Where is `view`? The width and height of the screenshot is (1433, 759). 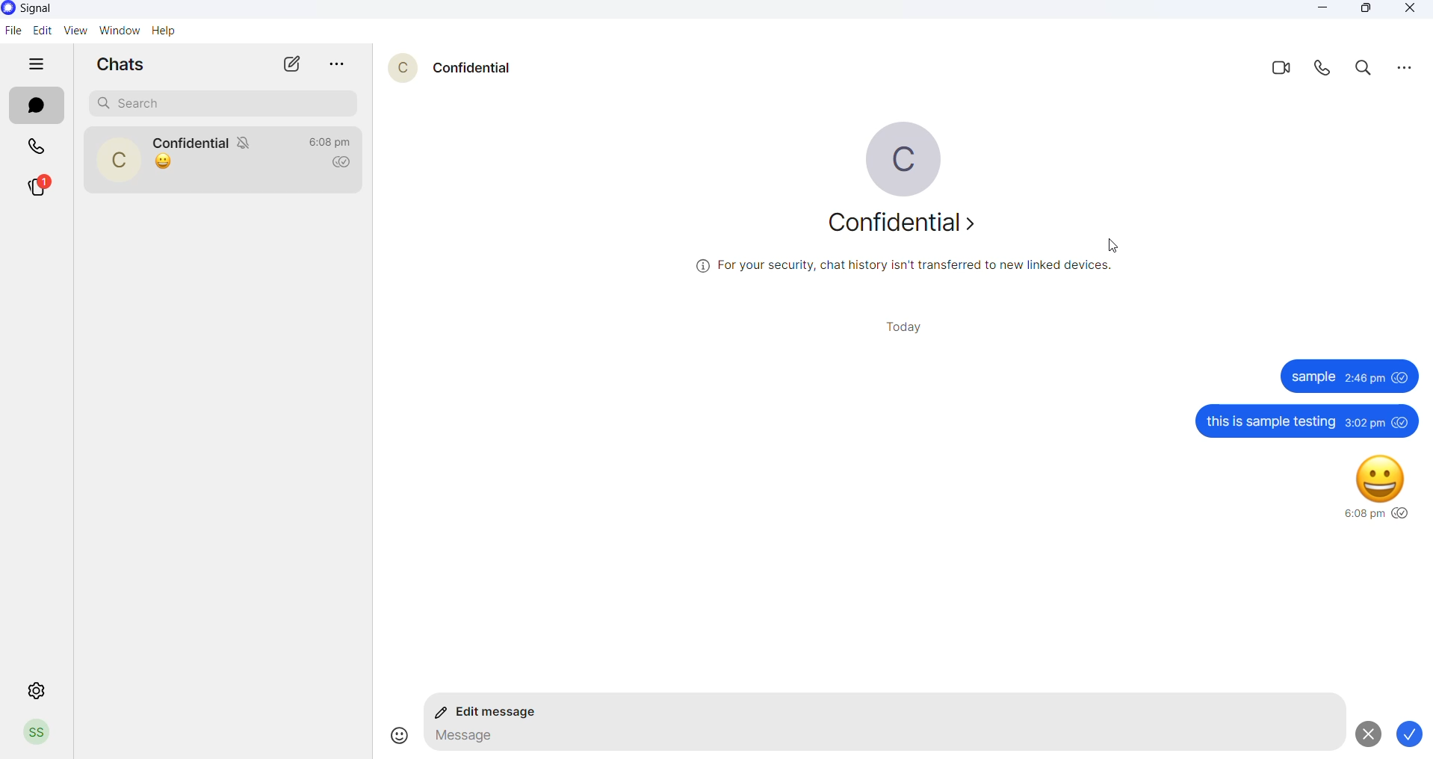 view is located at coordinates (71, 31).